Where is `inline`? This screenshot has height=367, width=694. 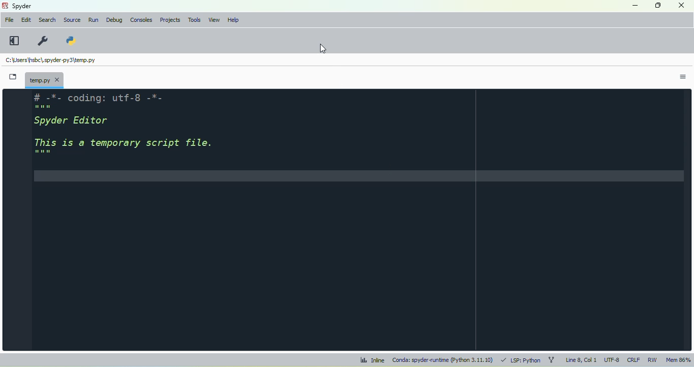
inline is located at coordinates (372, 360).